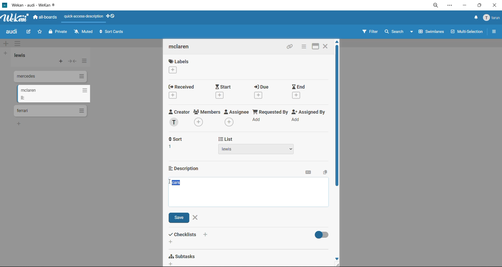 The image size is (502, 267). I want to click on sort, so click(179, 143).